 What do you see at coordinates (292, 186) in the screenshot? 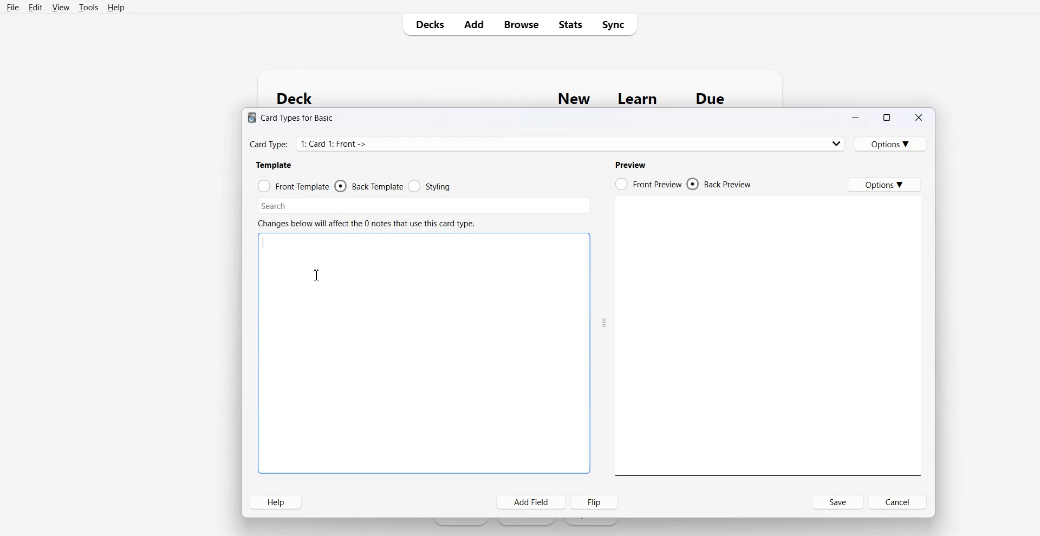
I see `Front template` at bounding box center [292, 186].